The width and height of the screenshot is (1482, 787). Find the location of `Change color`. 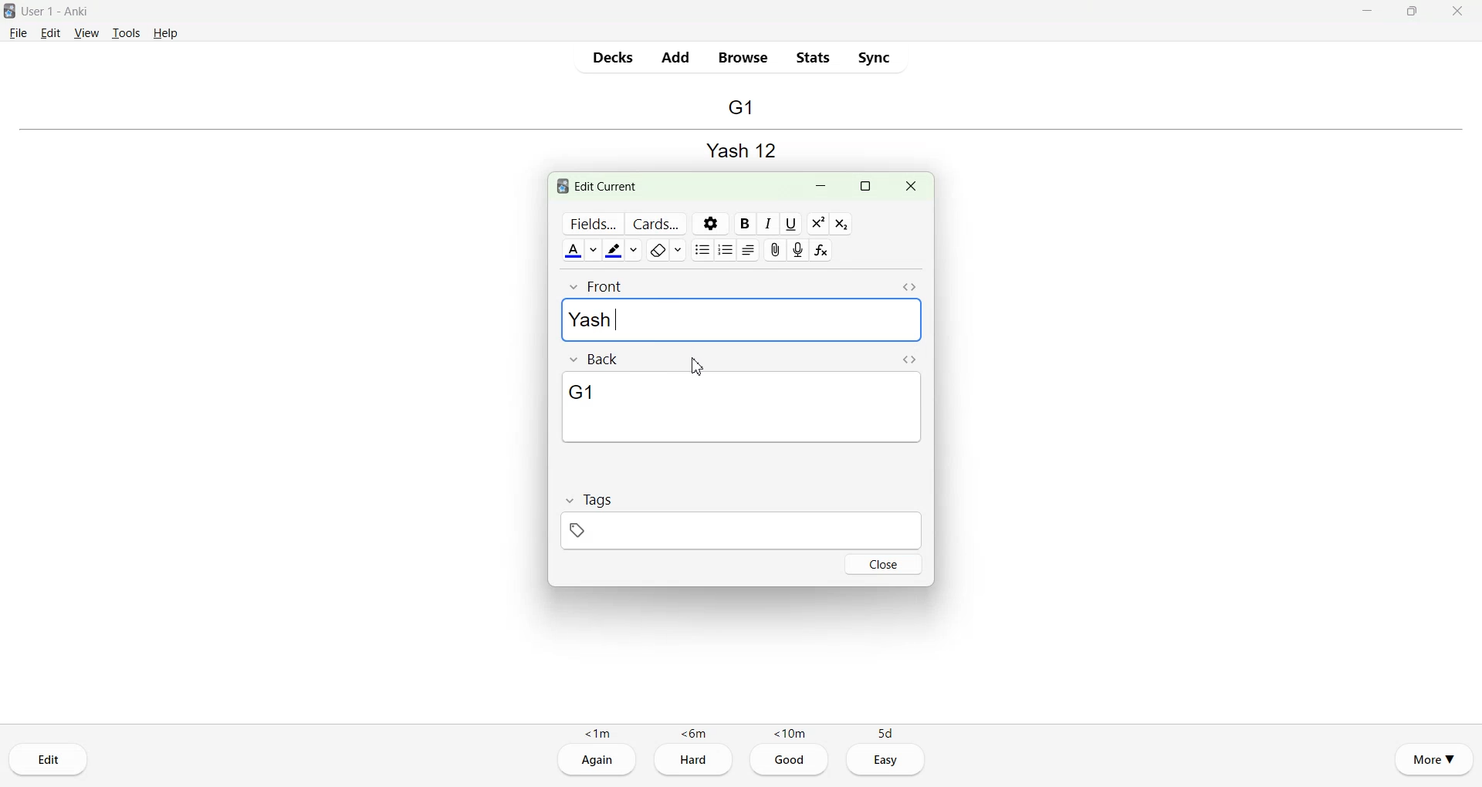

Change color is located at coordinates (637, 250).